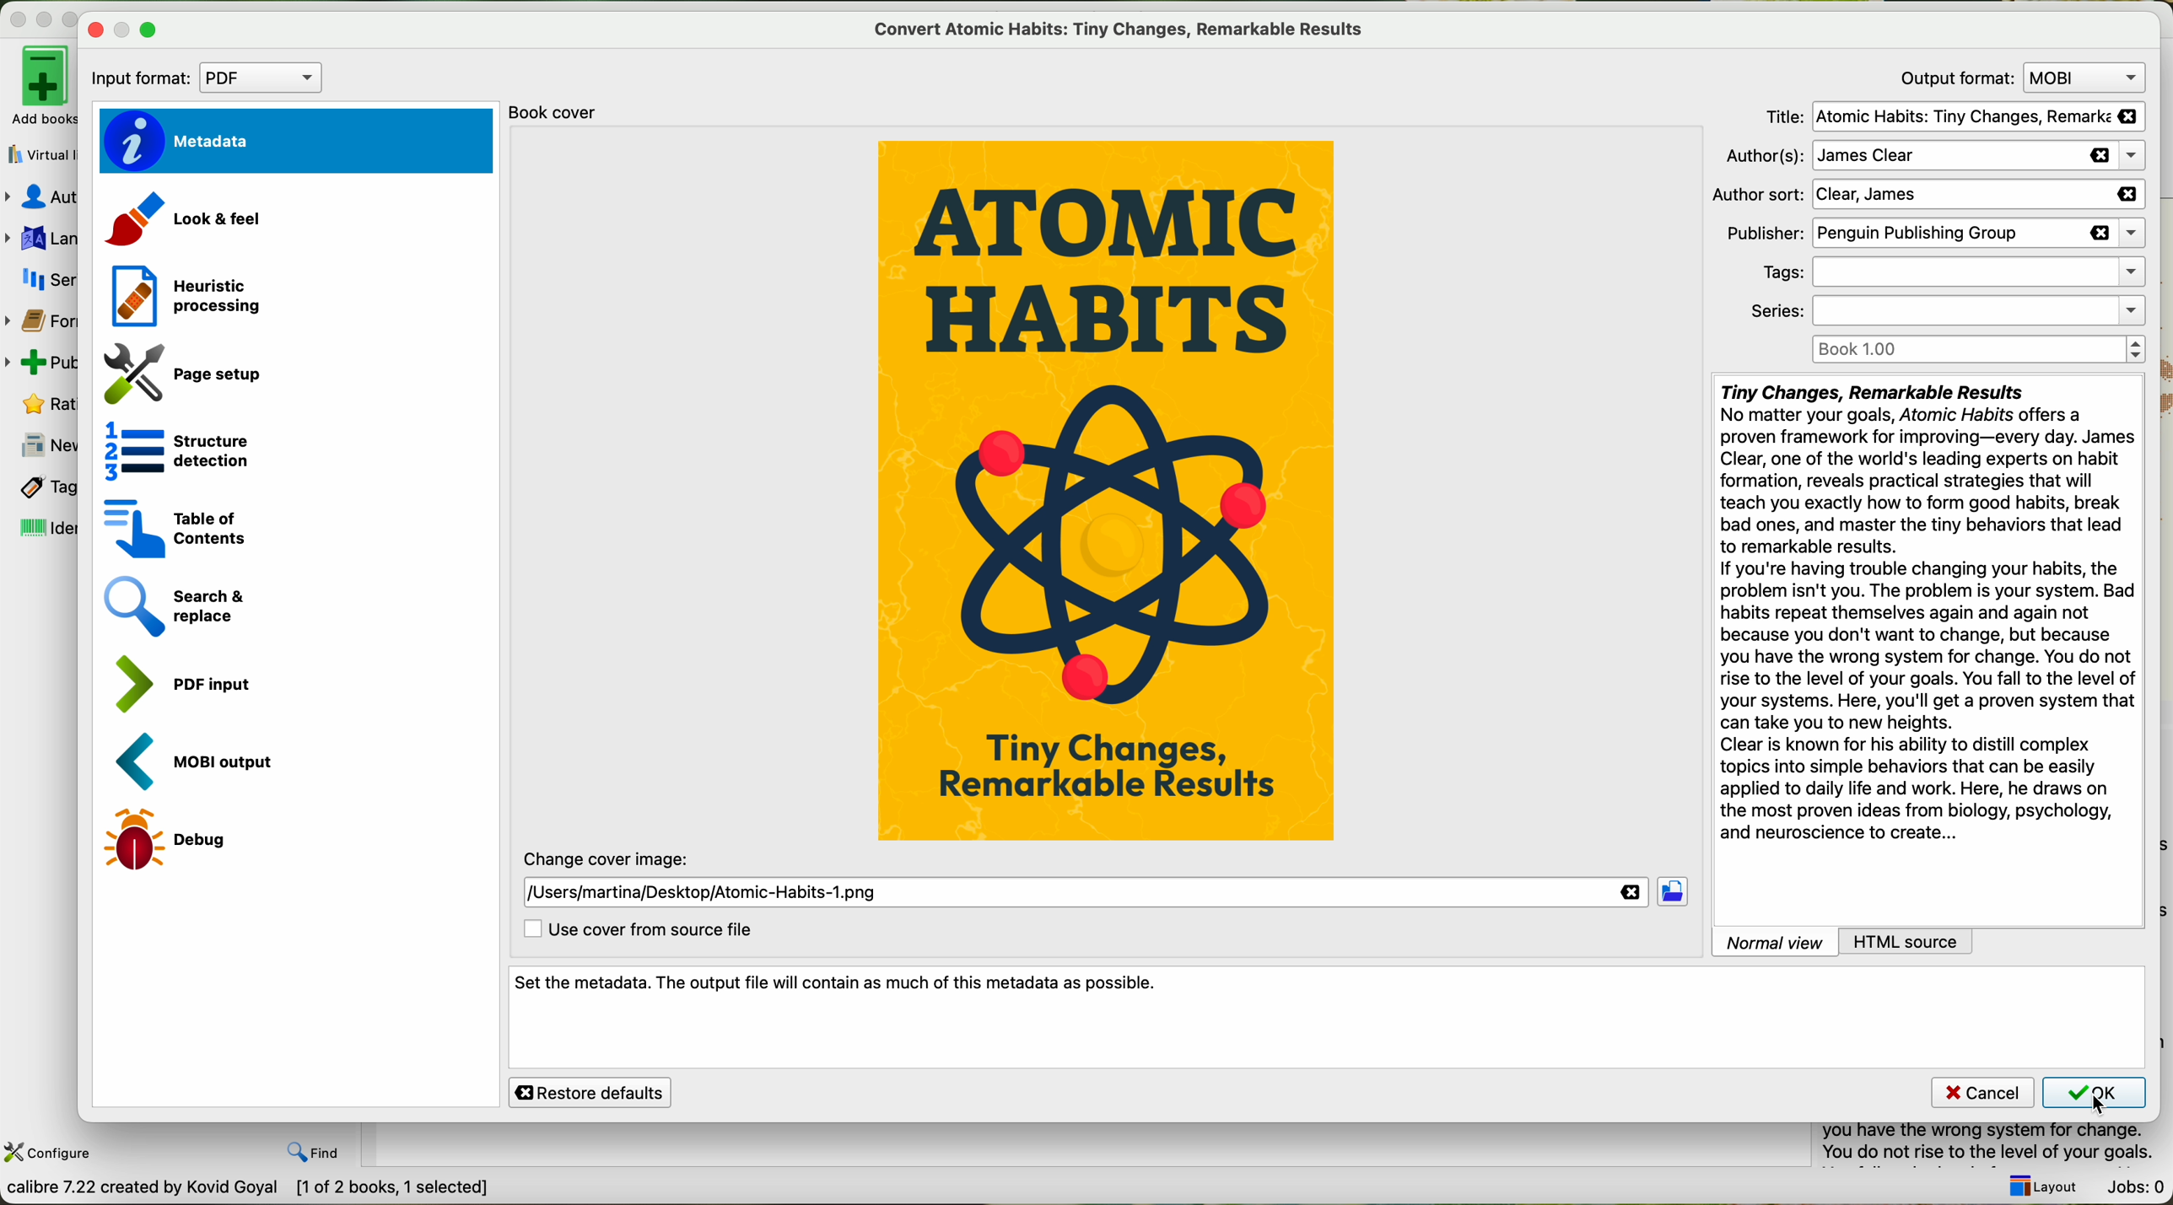 The width and height of the screenshot is (2173, 1205). What do you see at coordinates (2018, 77) in the screenshot?
I see `output format: MOVI` at bounding box center [2018, 77].